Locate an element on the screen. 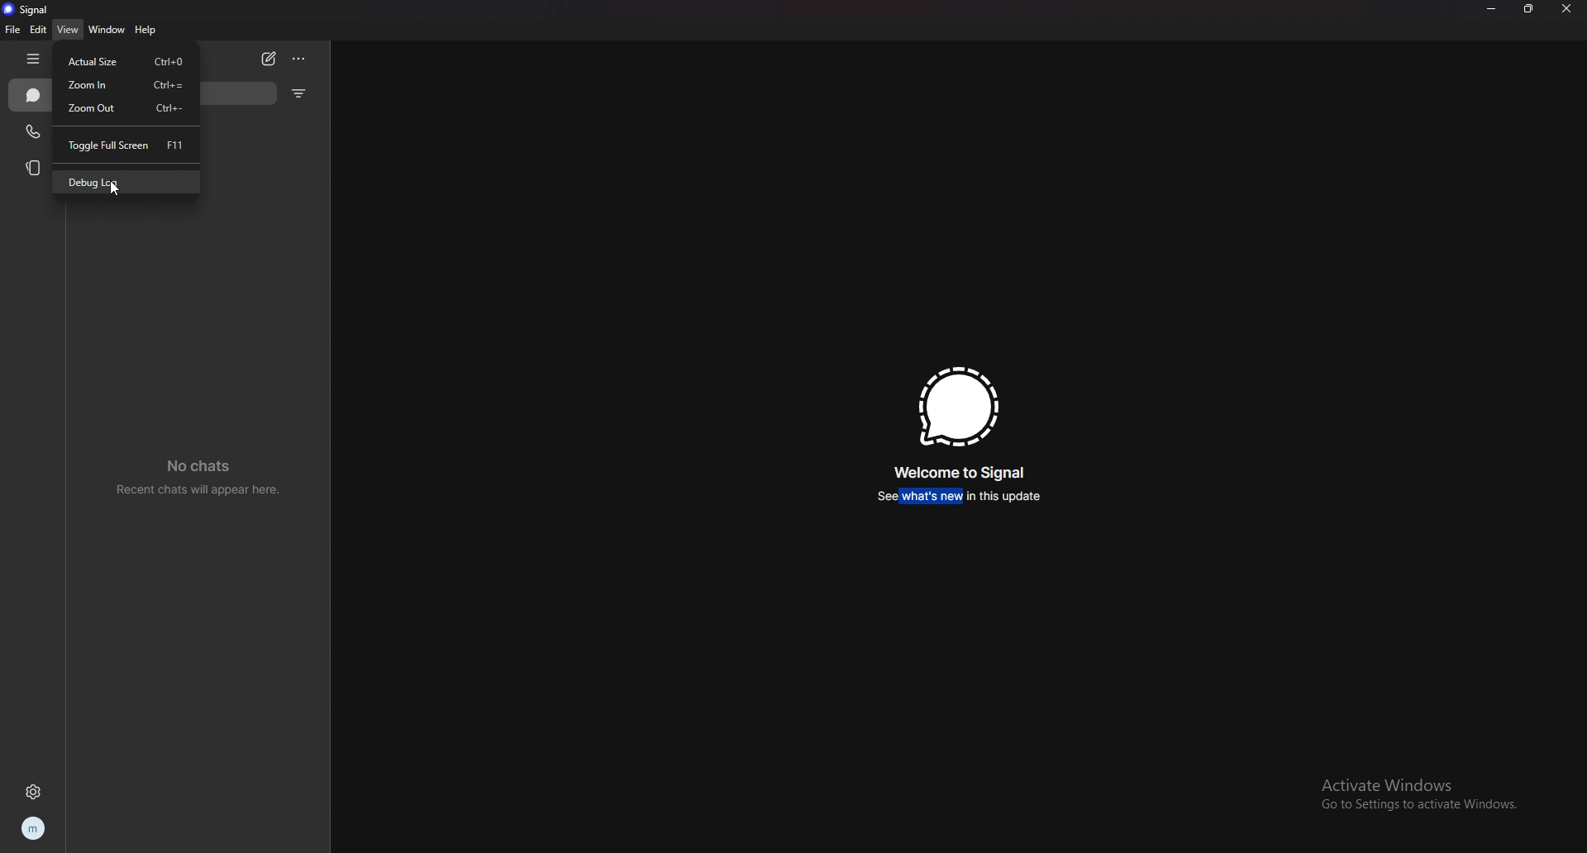 Image resolution: width=1587 pixels, height=853 pixels. profile is located at coordinates (31, 827).